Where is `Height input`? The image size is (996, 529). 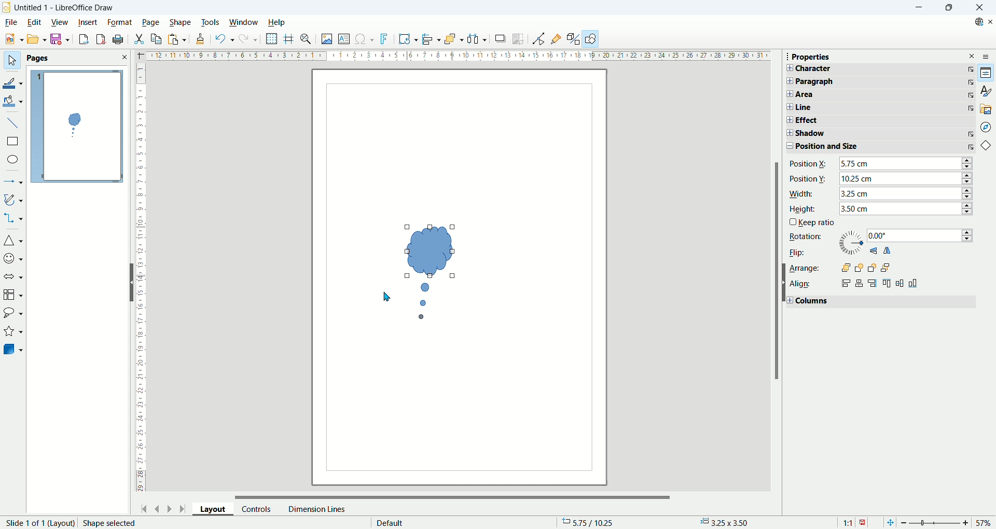
Height input is located at coordinates (905, 208).